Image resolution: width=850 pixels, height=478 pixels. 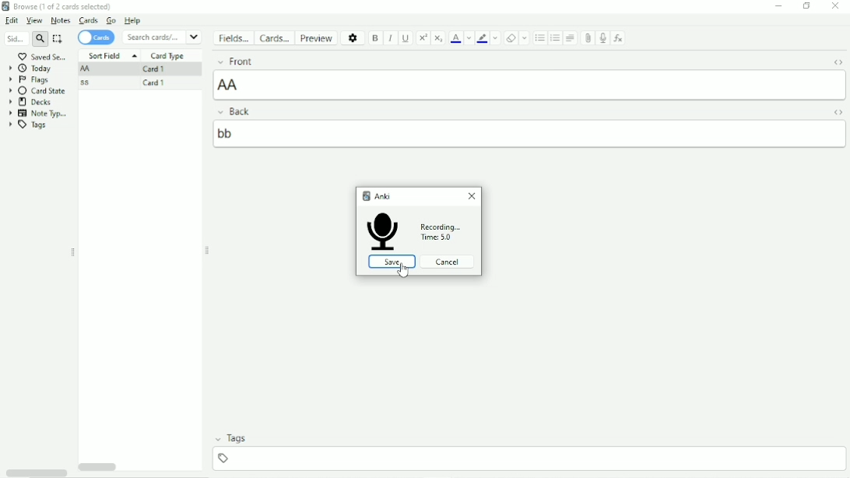 I want to click on AA, so click(x=86, y=69).